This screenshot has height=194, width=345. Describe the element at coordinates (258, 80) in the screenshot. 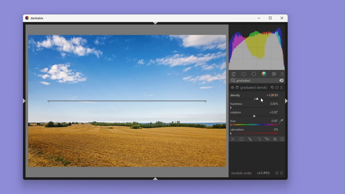

I see `Search bar` at that location.